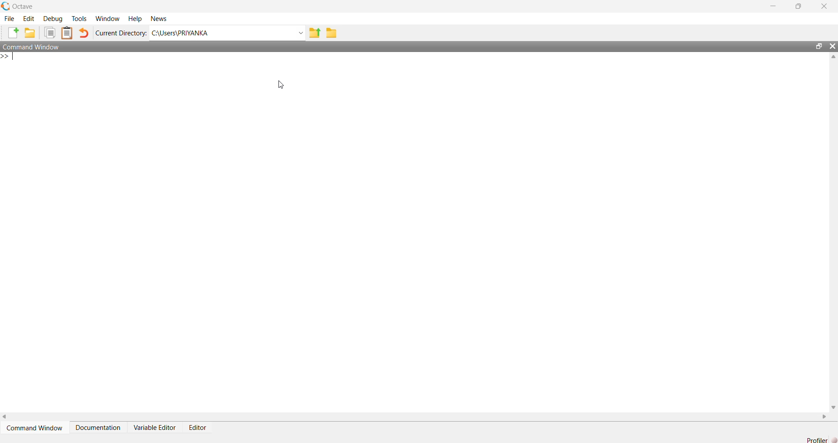 The image size is (838, 443). What do you see at coordinates (161, 18) in the screenshot?
I see `News` at bounding box center [161, 18].